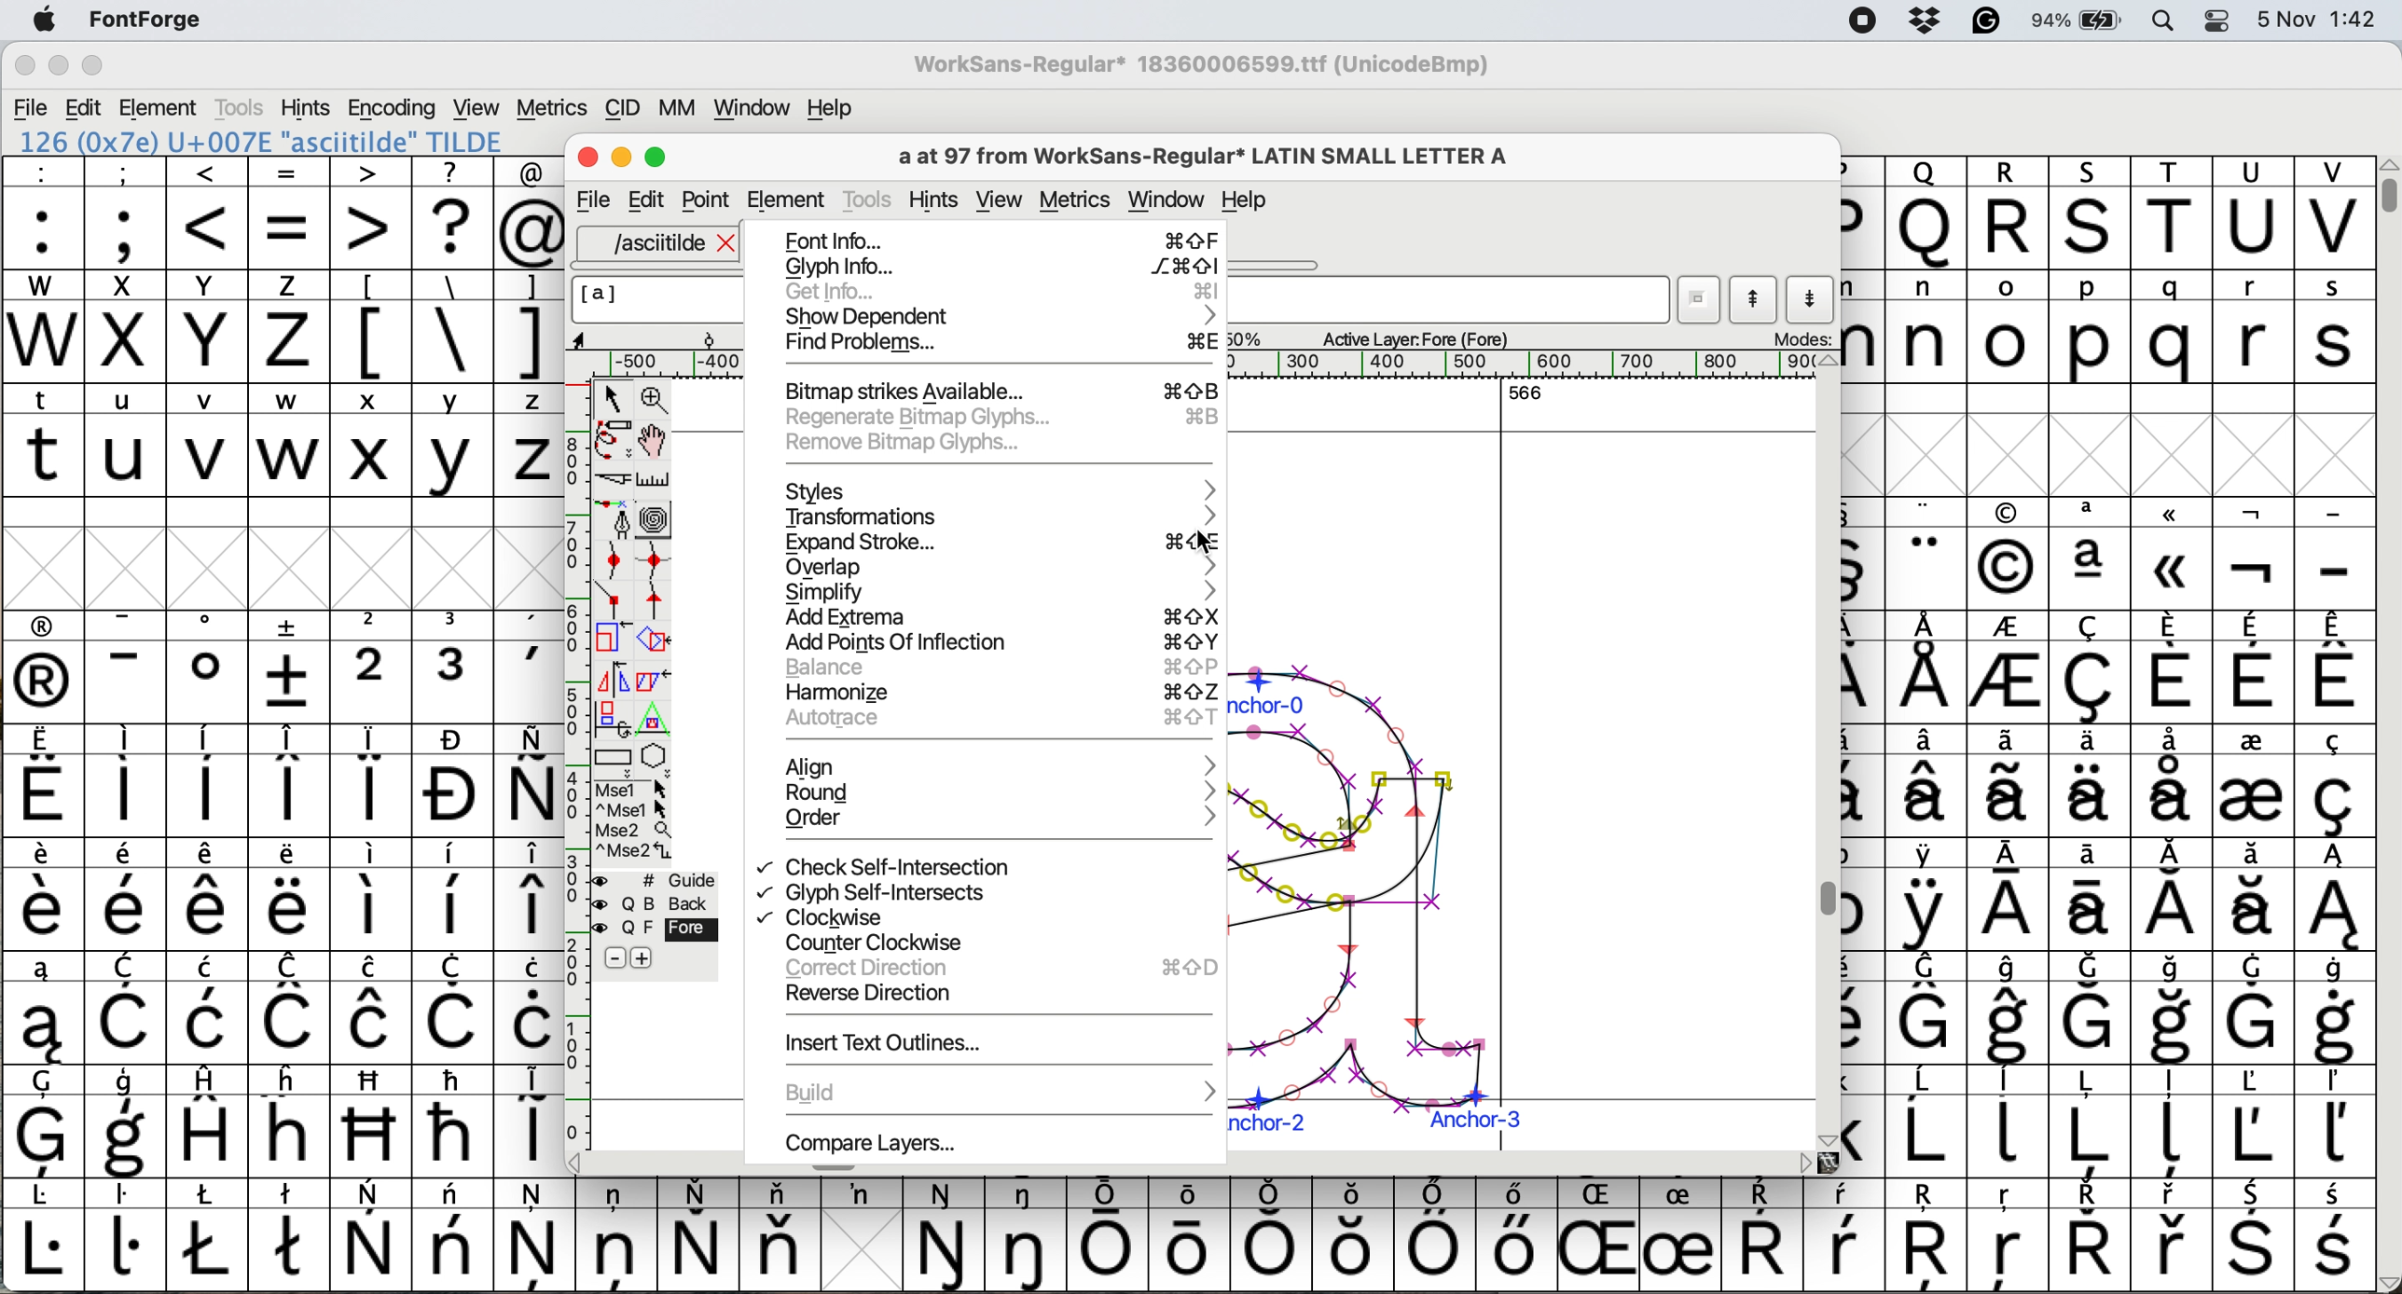  What do you see at coordinates (208, 780) in the screenshot?
I see `symbol` at bounding box center [208, 780].